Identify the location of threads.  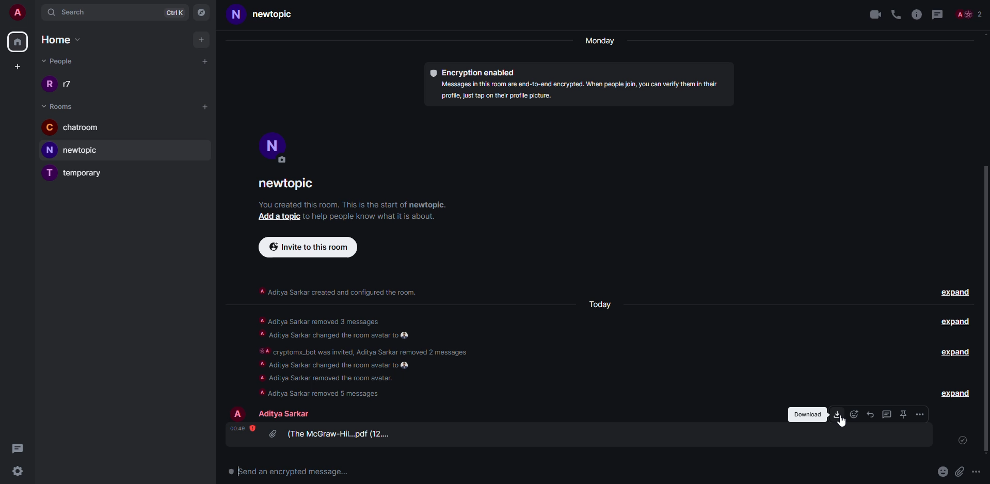
(887, 414).